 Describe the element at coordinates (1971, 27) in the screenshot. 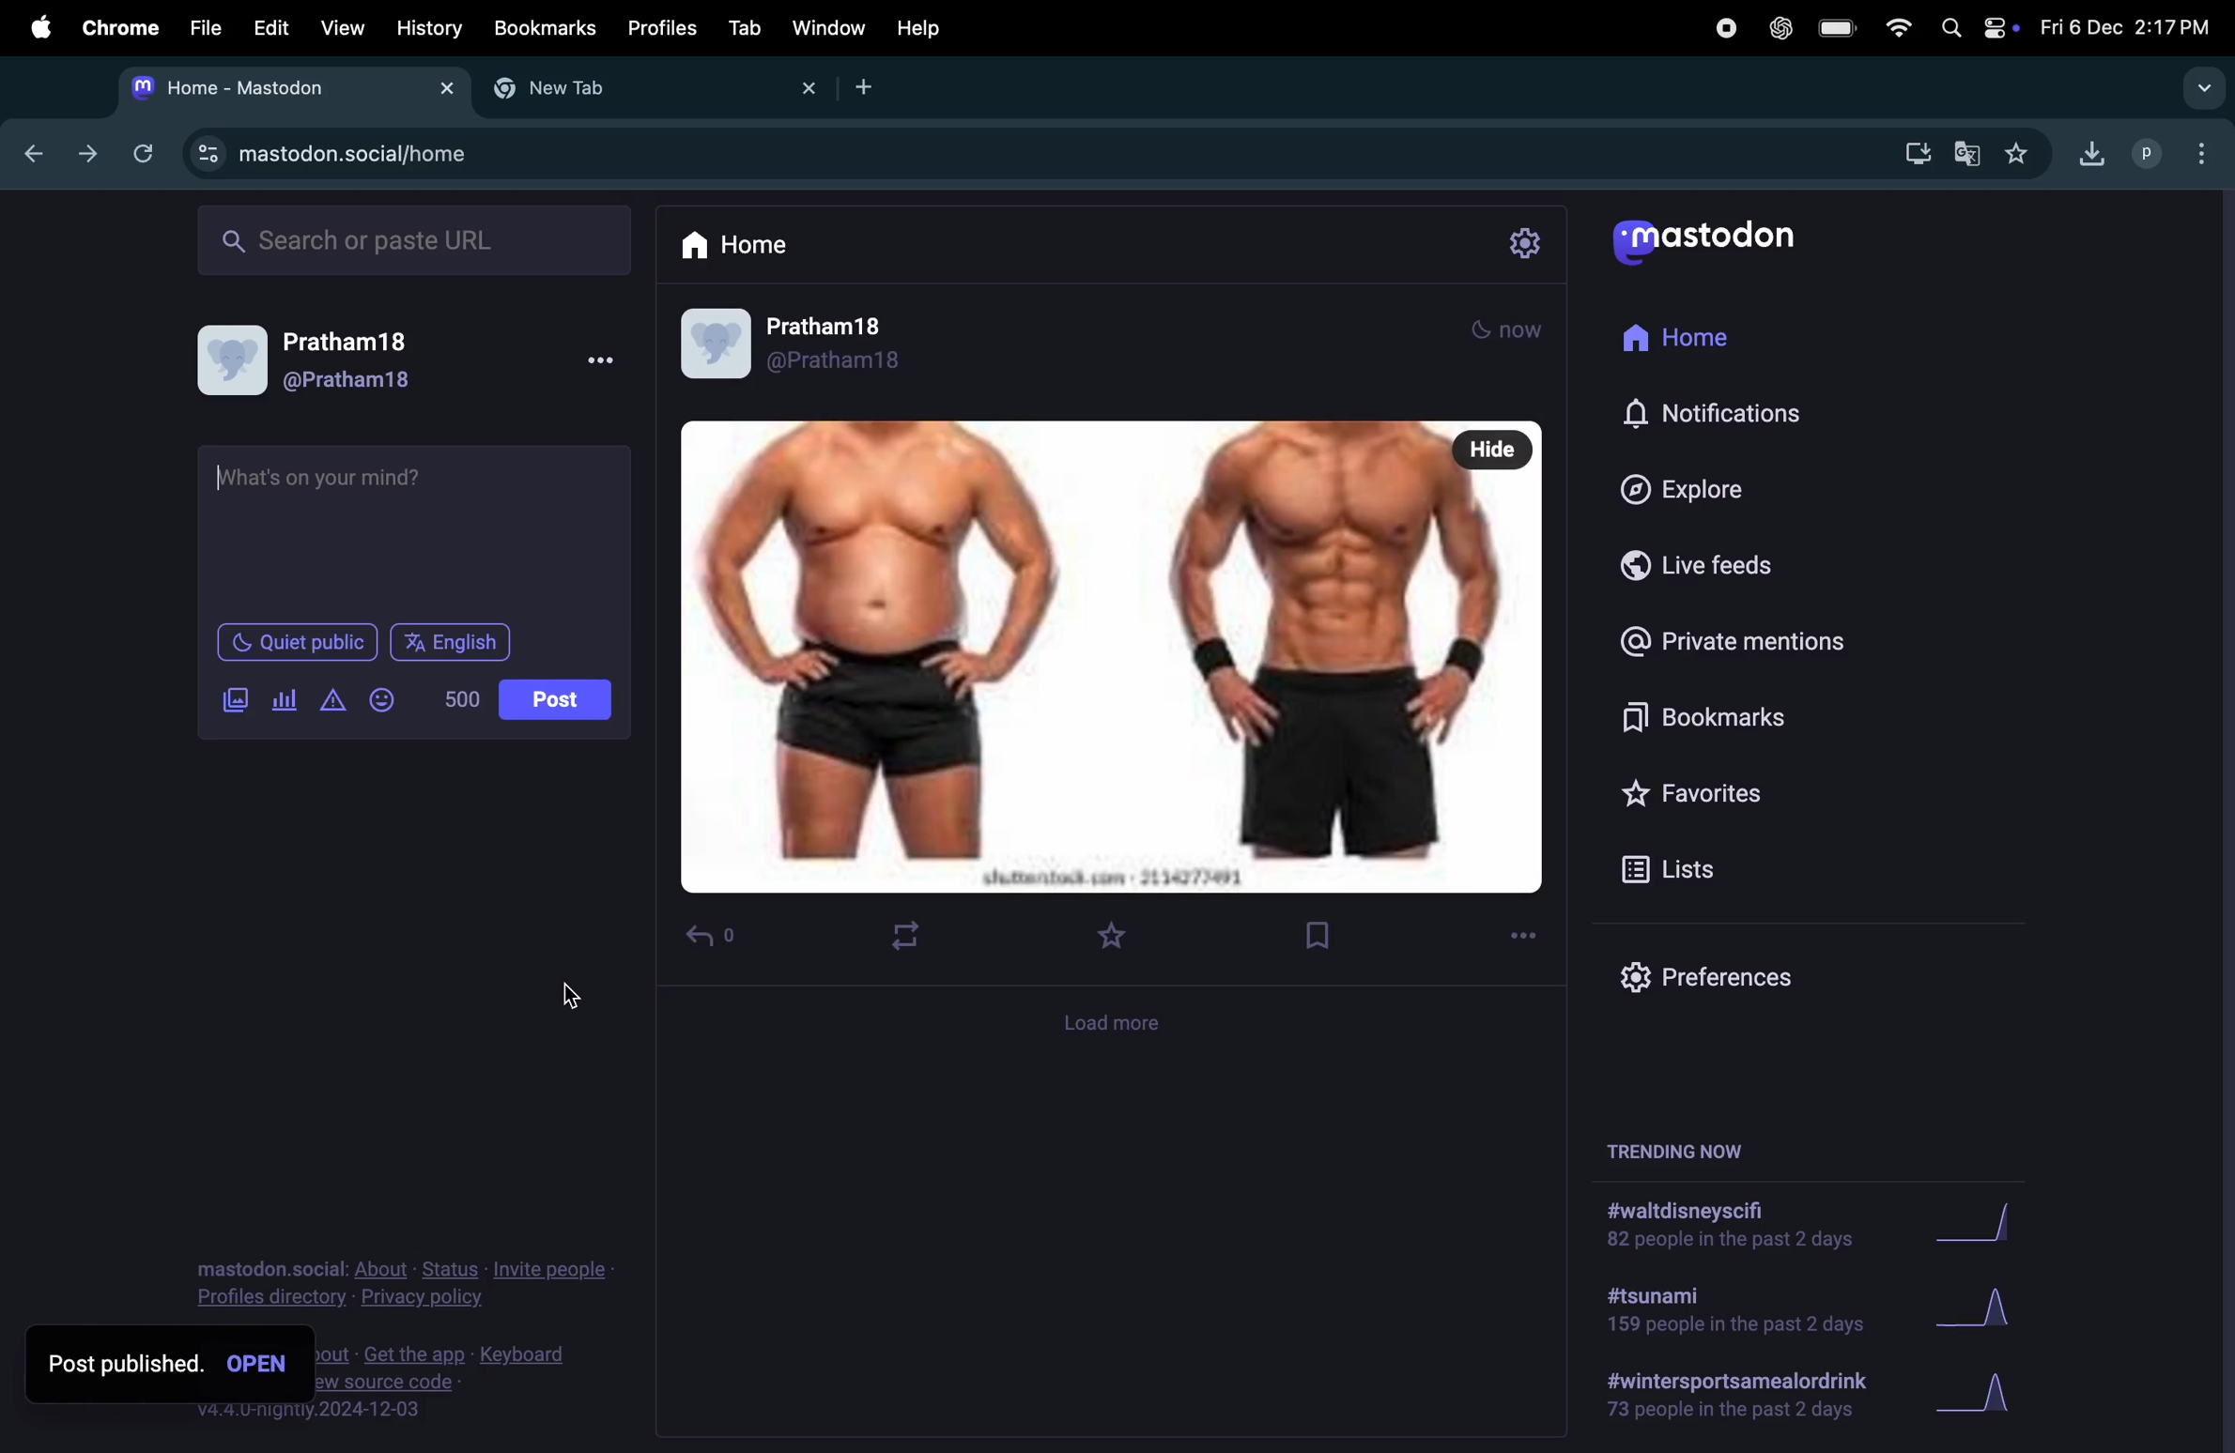

I see `apple widgets` at that location.